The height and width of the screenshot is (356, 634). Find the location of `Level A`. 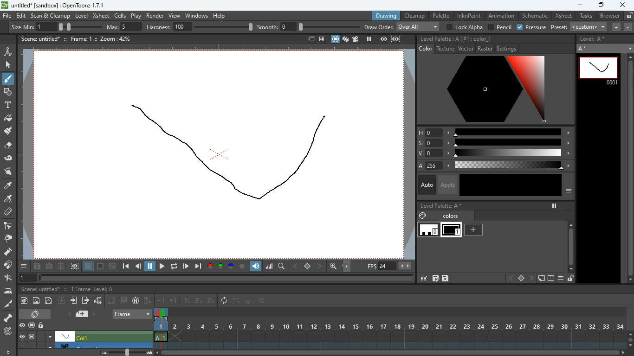

Level A is located at coordinates (104, 289).